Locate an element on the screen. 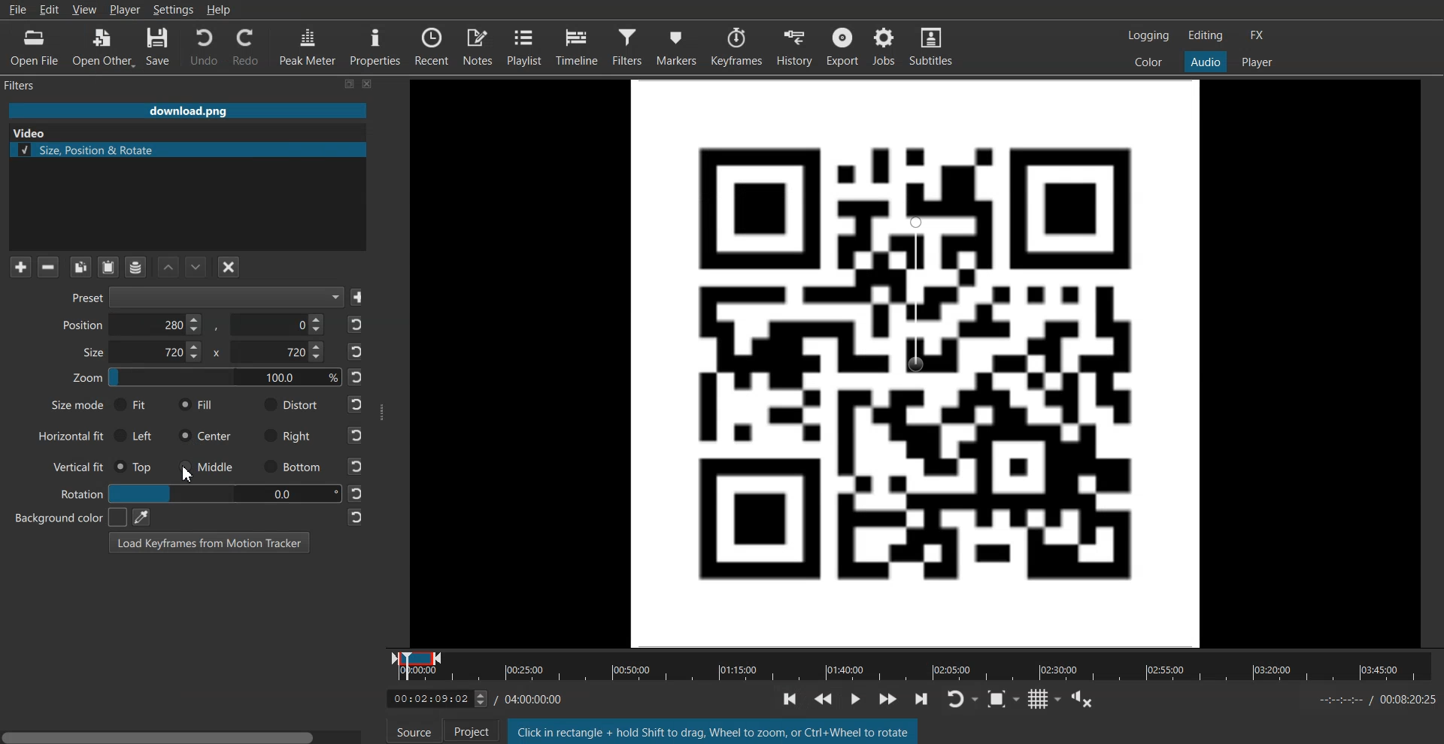  Play Quickly backwards is located at coordinates (826, 697).